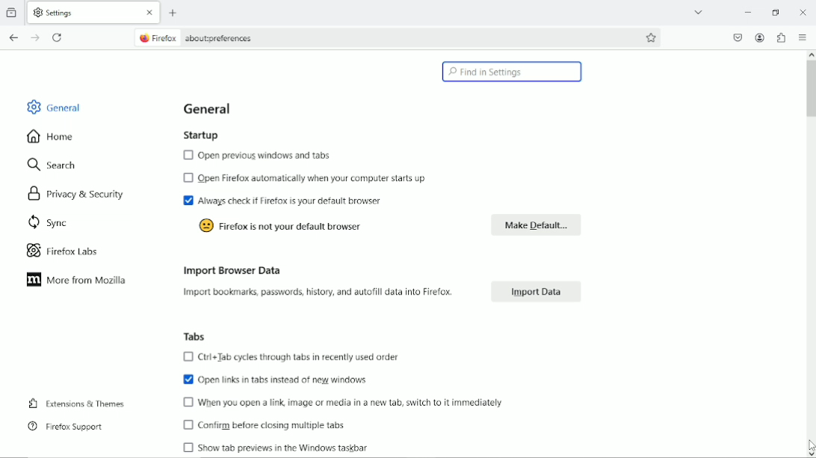 The image size is (816, 458). What do you see at coordinates (13, 38) in the screenshot?
I see `go back` at bounding box center [13, 38].